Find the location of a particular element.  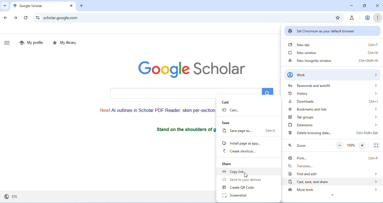

close tab is located at coordinates (71, 6).